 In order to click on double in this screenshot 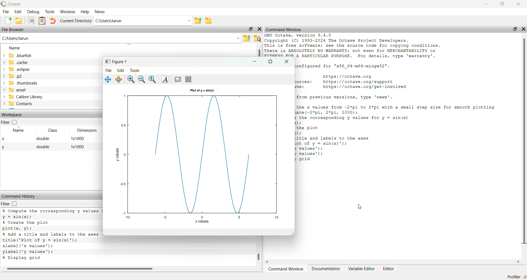, I will do `click(43, 139)`.